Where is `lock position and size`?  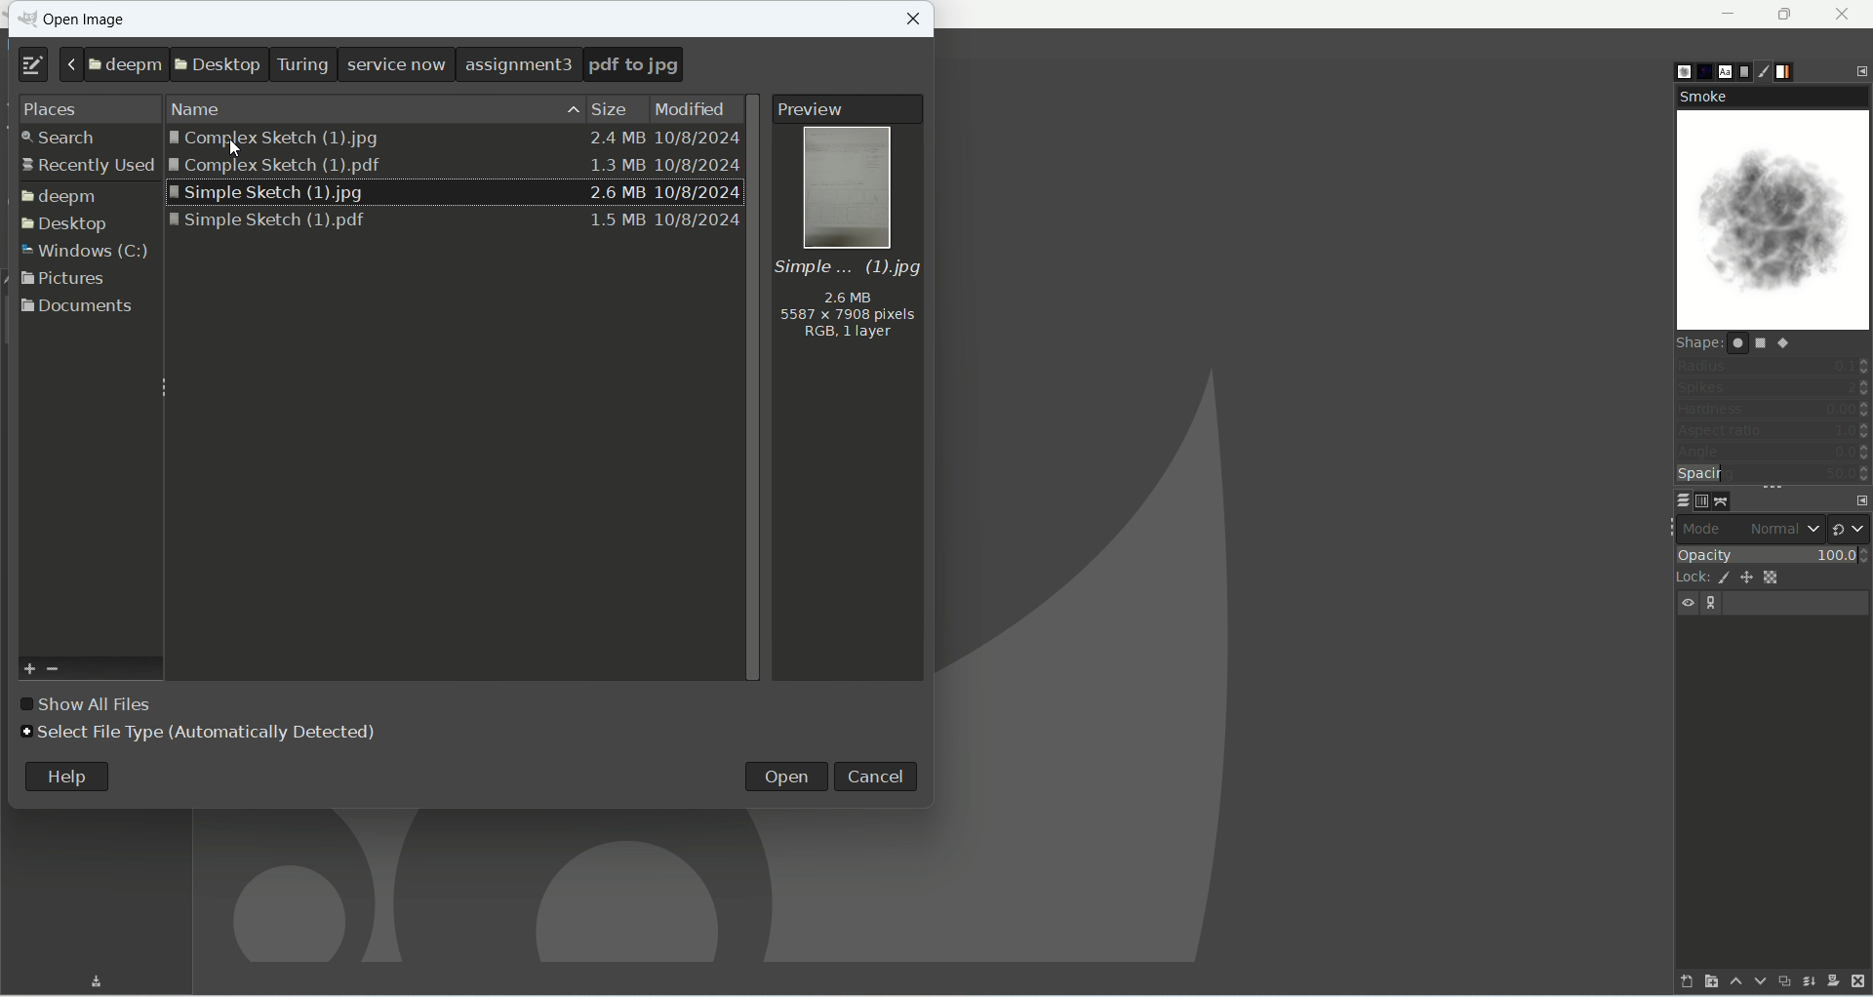 lock position and size is located at coordinates (1748, 578).